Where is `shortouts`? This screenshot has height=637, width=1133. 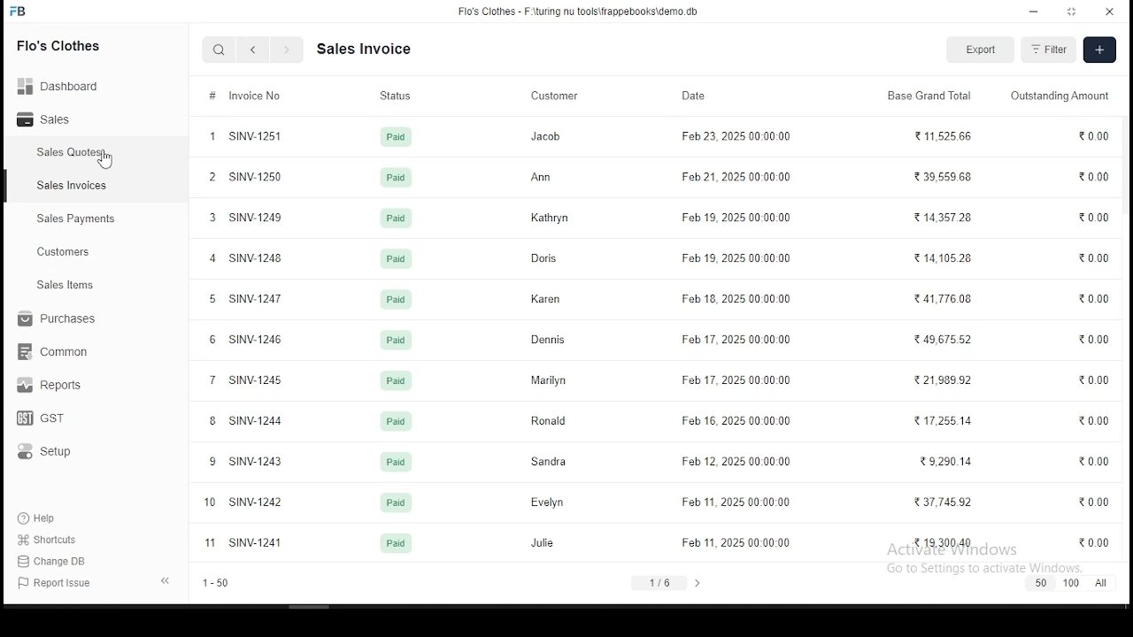
shortouts is located at coordinates (48, 540).